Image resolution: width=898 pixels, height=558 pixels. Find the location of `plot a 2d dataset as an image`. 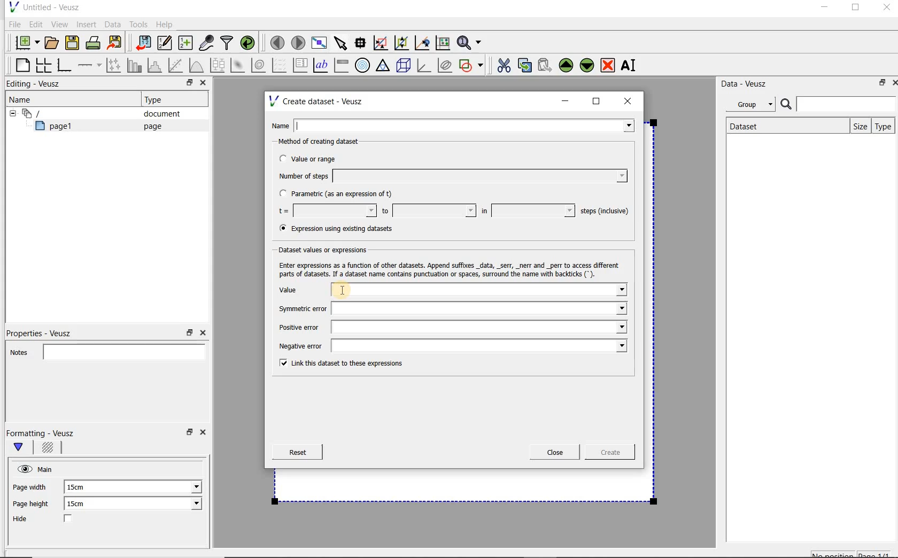

plot a 2d dataset as an image is located at coordinates (239, 66).